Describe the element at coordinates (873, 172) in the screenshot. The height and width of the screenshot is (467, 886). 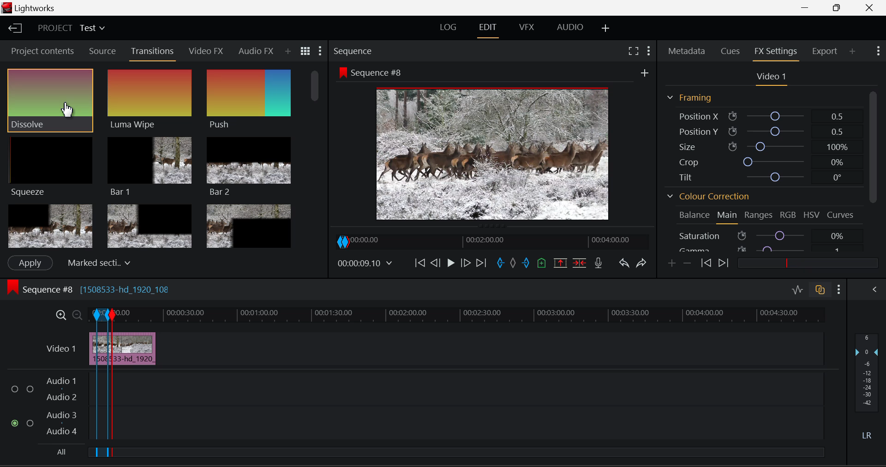
I see `Scroll Bar` at that location.